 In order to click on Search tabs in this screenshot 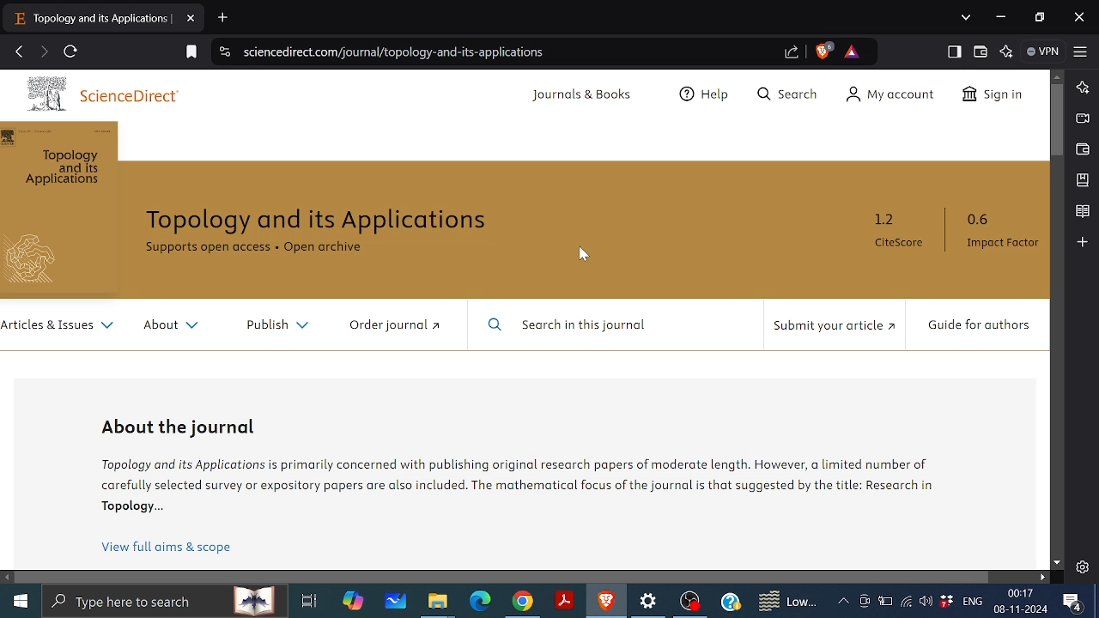, I will do `click(968, 18)`.